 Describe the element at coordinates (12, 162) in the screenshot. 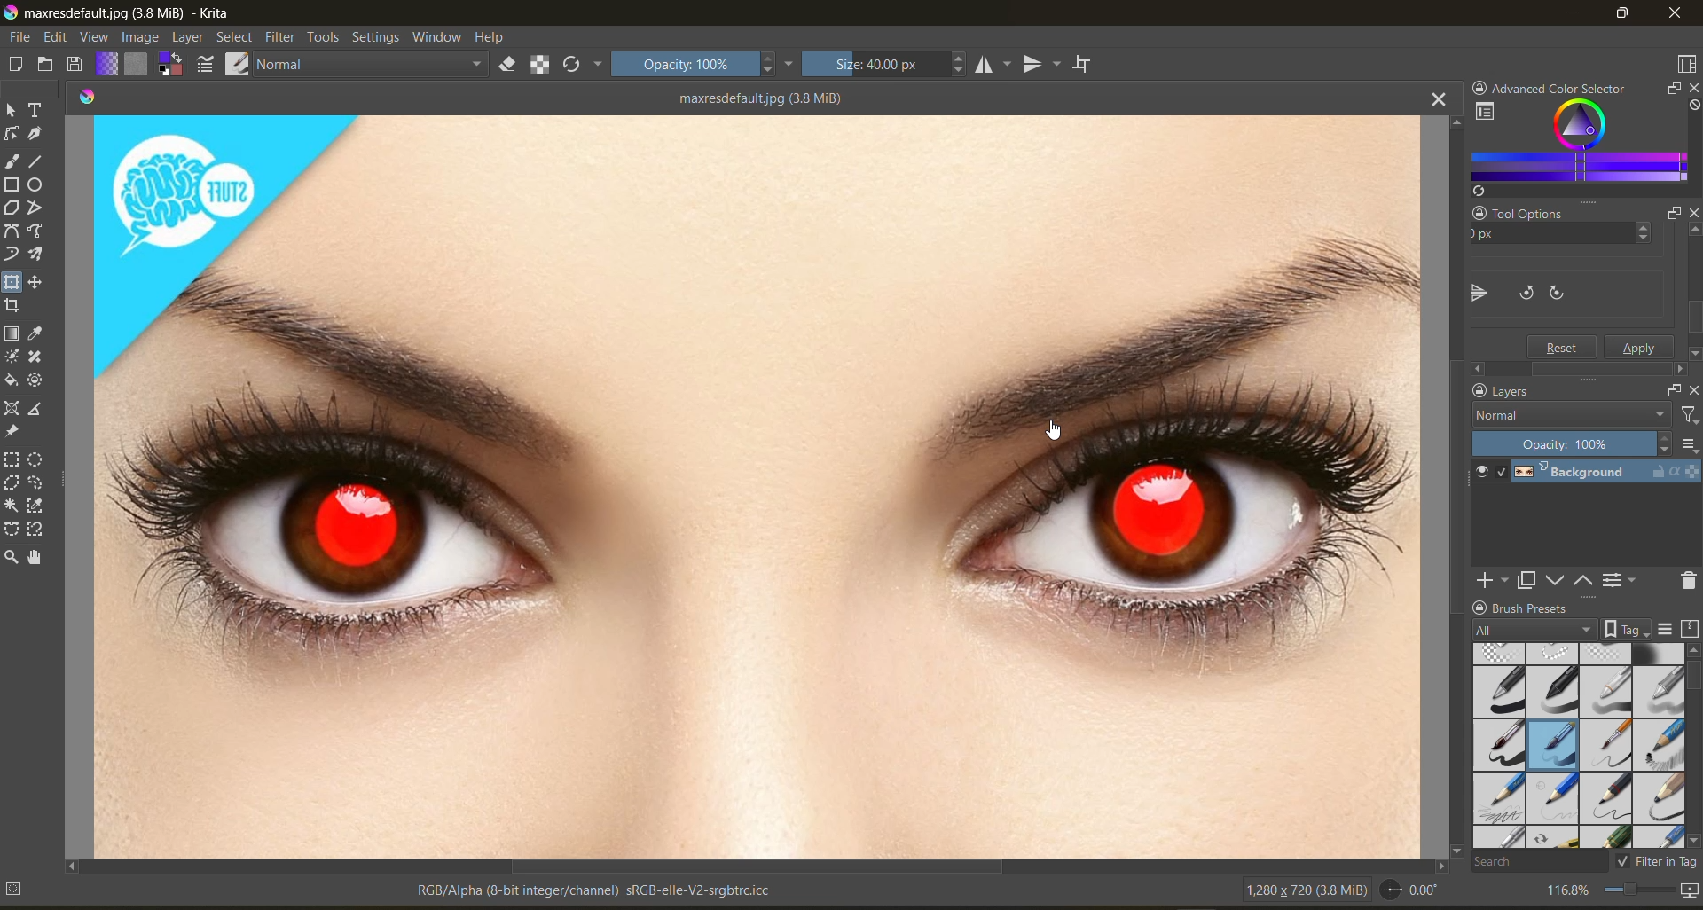

I see `tool` at that location.